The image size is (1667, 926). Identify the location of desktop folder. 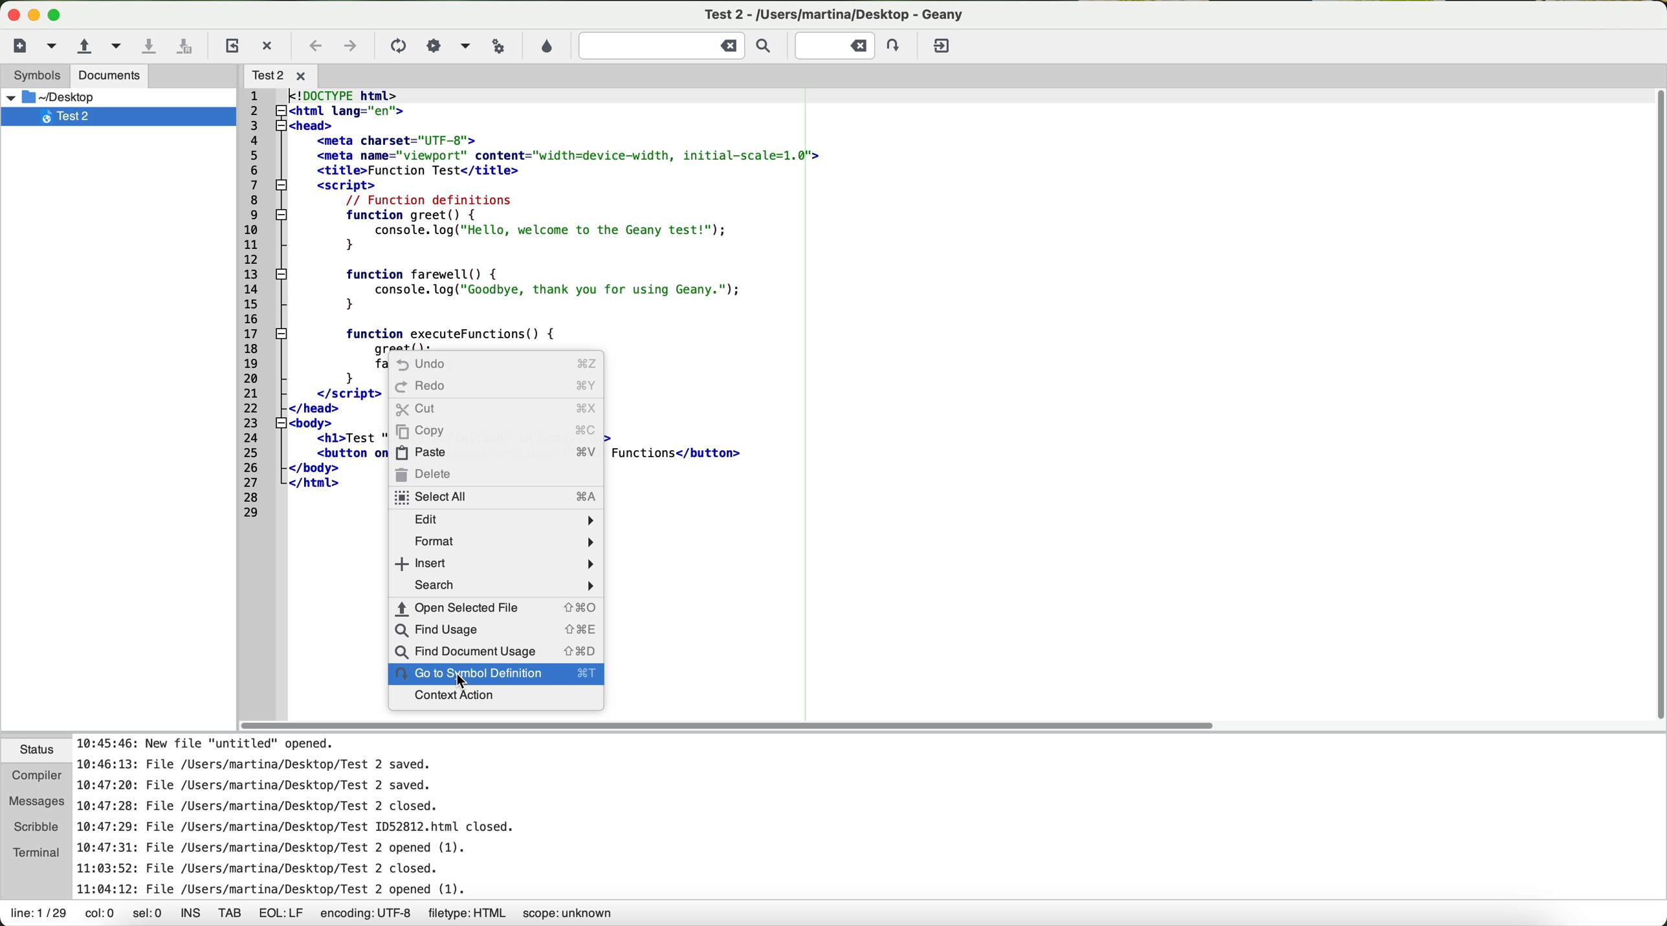
(113, 97).